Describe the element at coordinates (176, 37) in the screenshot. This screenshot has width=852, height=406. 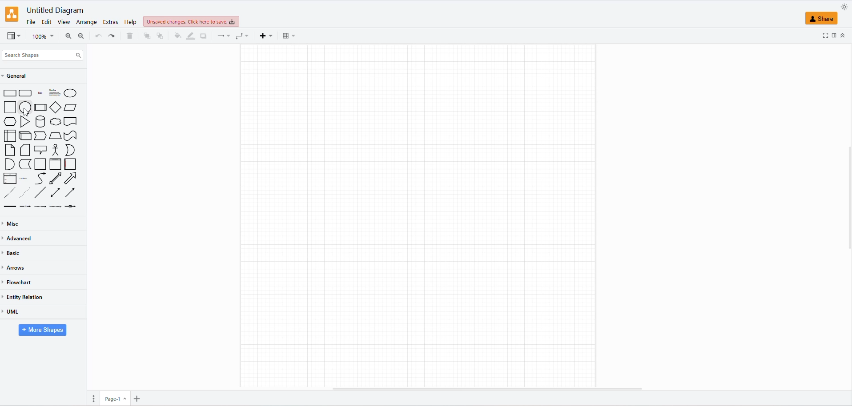
I see `FILL COLOR` at that location.